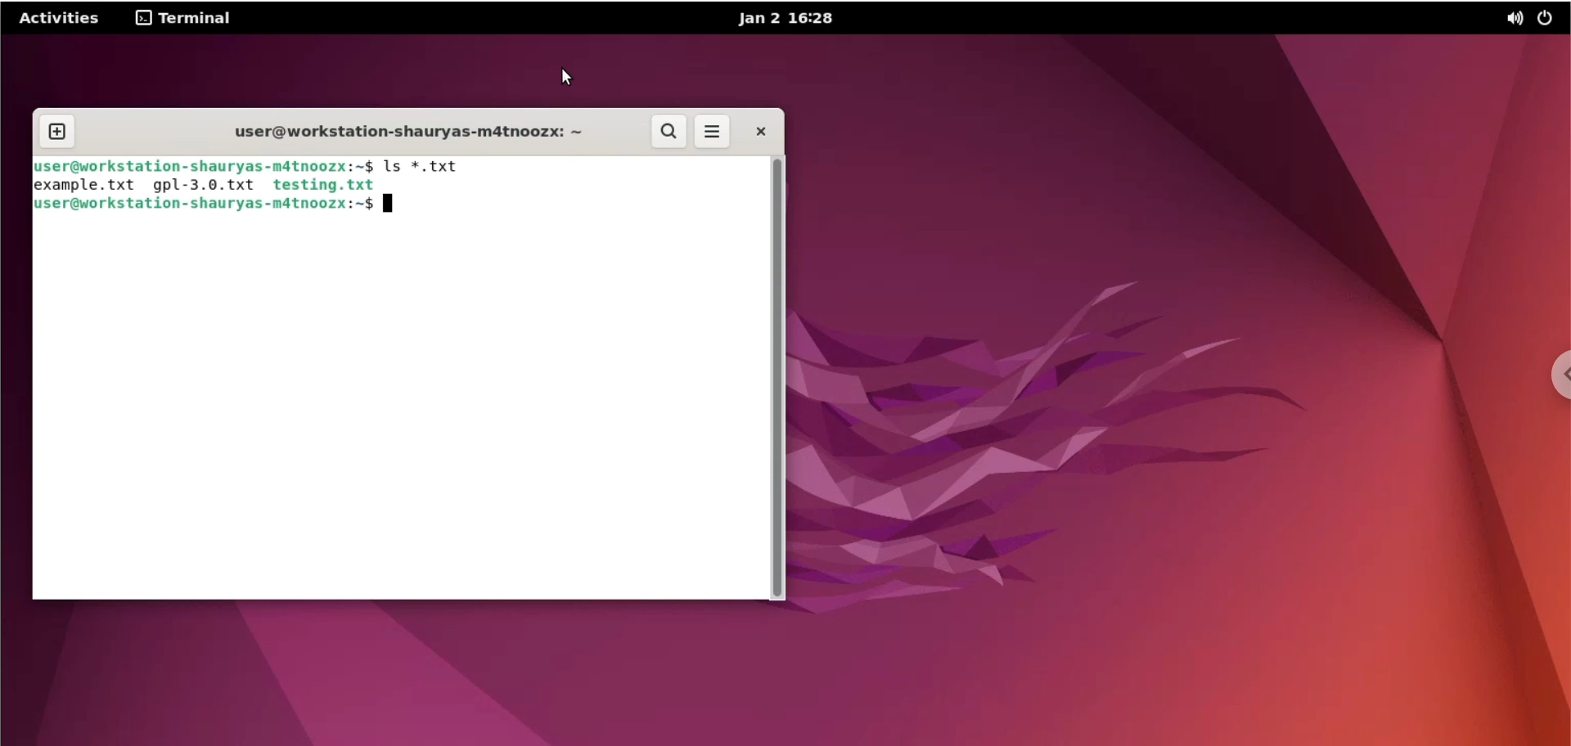  Describe the element at coordinates (785, 18) in the screenshot. I see `Jan 2 16:28` at that location.